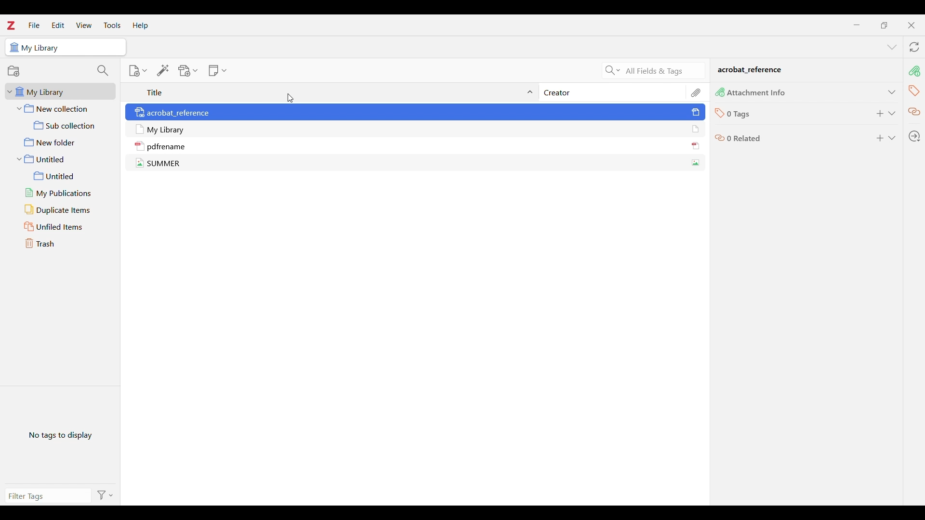 This screenshot has width=925, height=520. What do you see at coordinates (892, 92) in the screenshot?
I see `Expand attachment info` at bounding box center [892, 92].